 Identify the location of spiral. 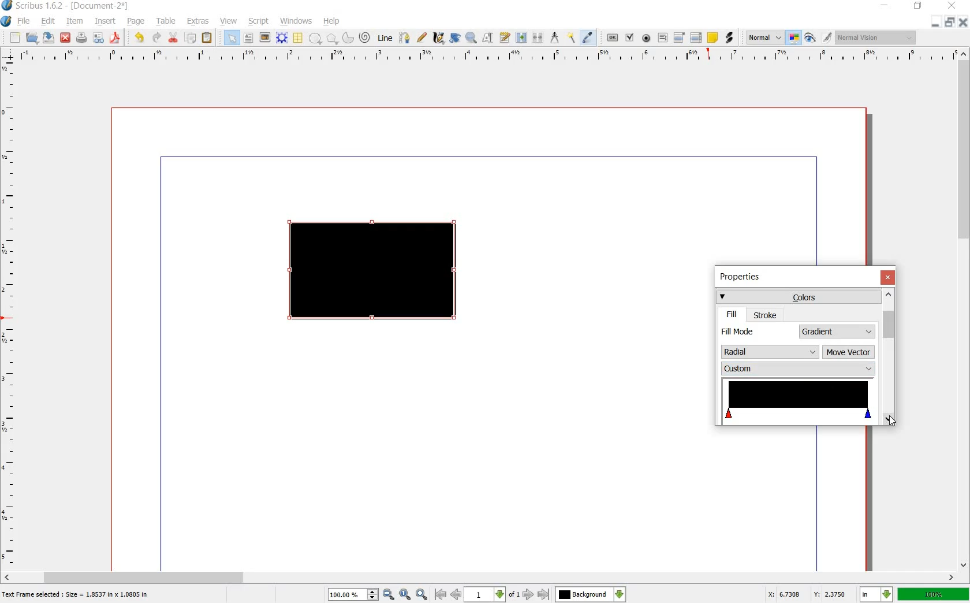
(365, 37).